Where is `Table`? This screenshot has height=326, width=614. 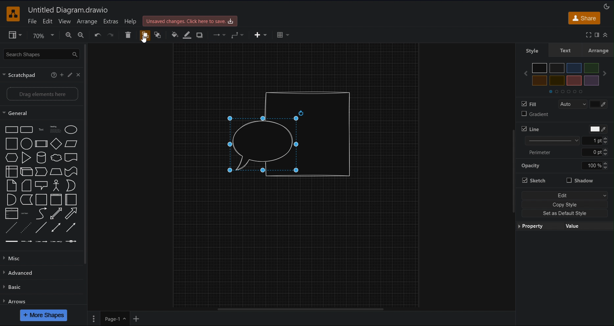 Table is located at coordinates (283, 35).